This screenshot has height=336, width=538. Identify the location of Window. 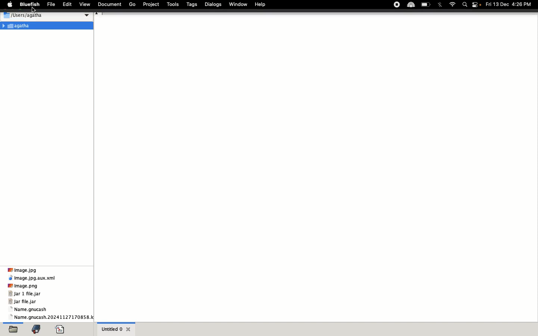
(238, 4).